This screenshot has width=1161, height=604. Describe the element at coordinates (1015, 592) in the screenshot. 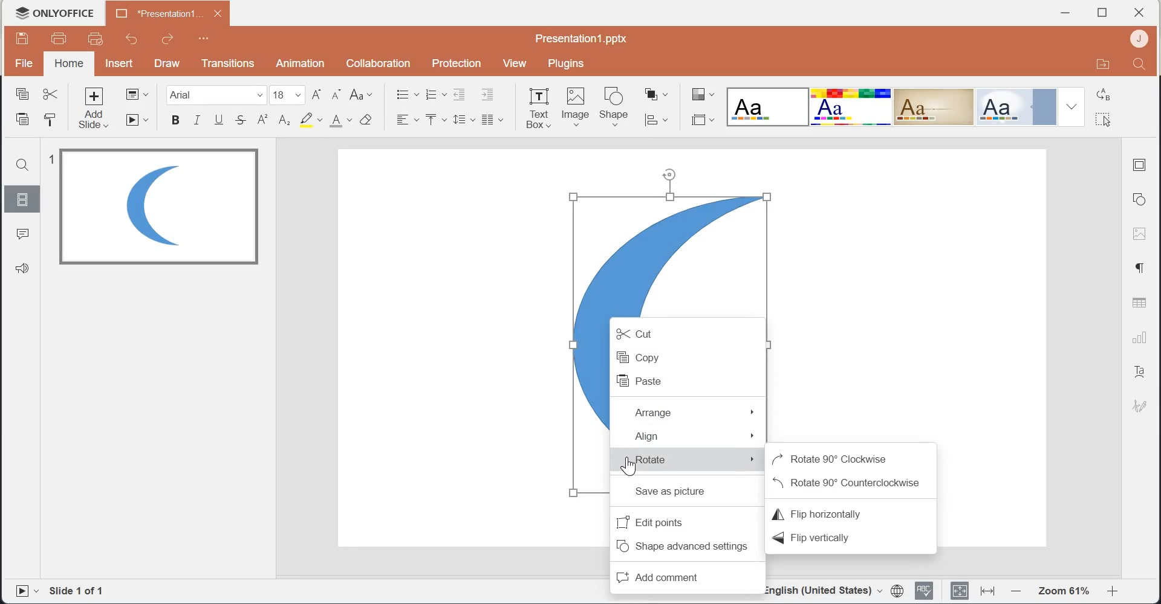

I see `Zoom out` at that location.